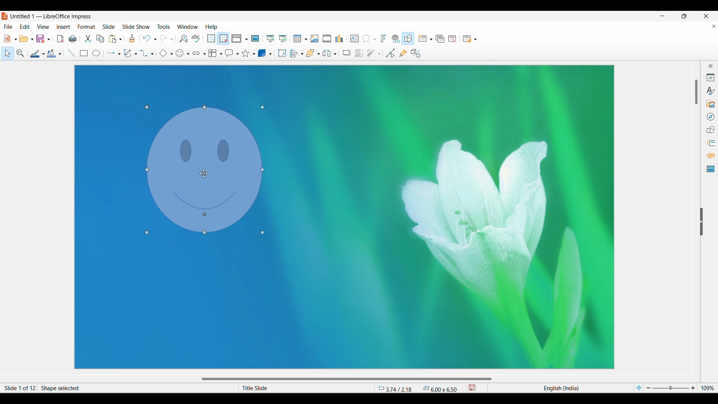 Image resolution: width=718 pixels, height=404 pixels. What do you see at coordinates (60, 54) in the screenshot?
I see `Fill options` at bounding box center [60, 54].